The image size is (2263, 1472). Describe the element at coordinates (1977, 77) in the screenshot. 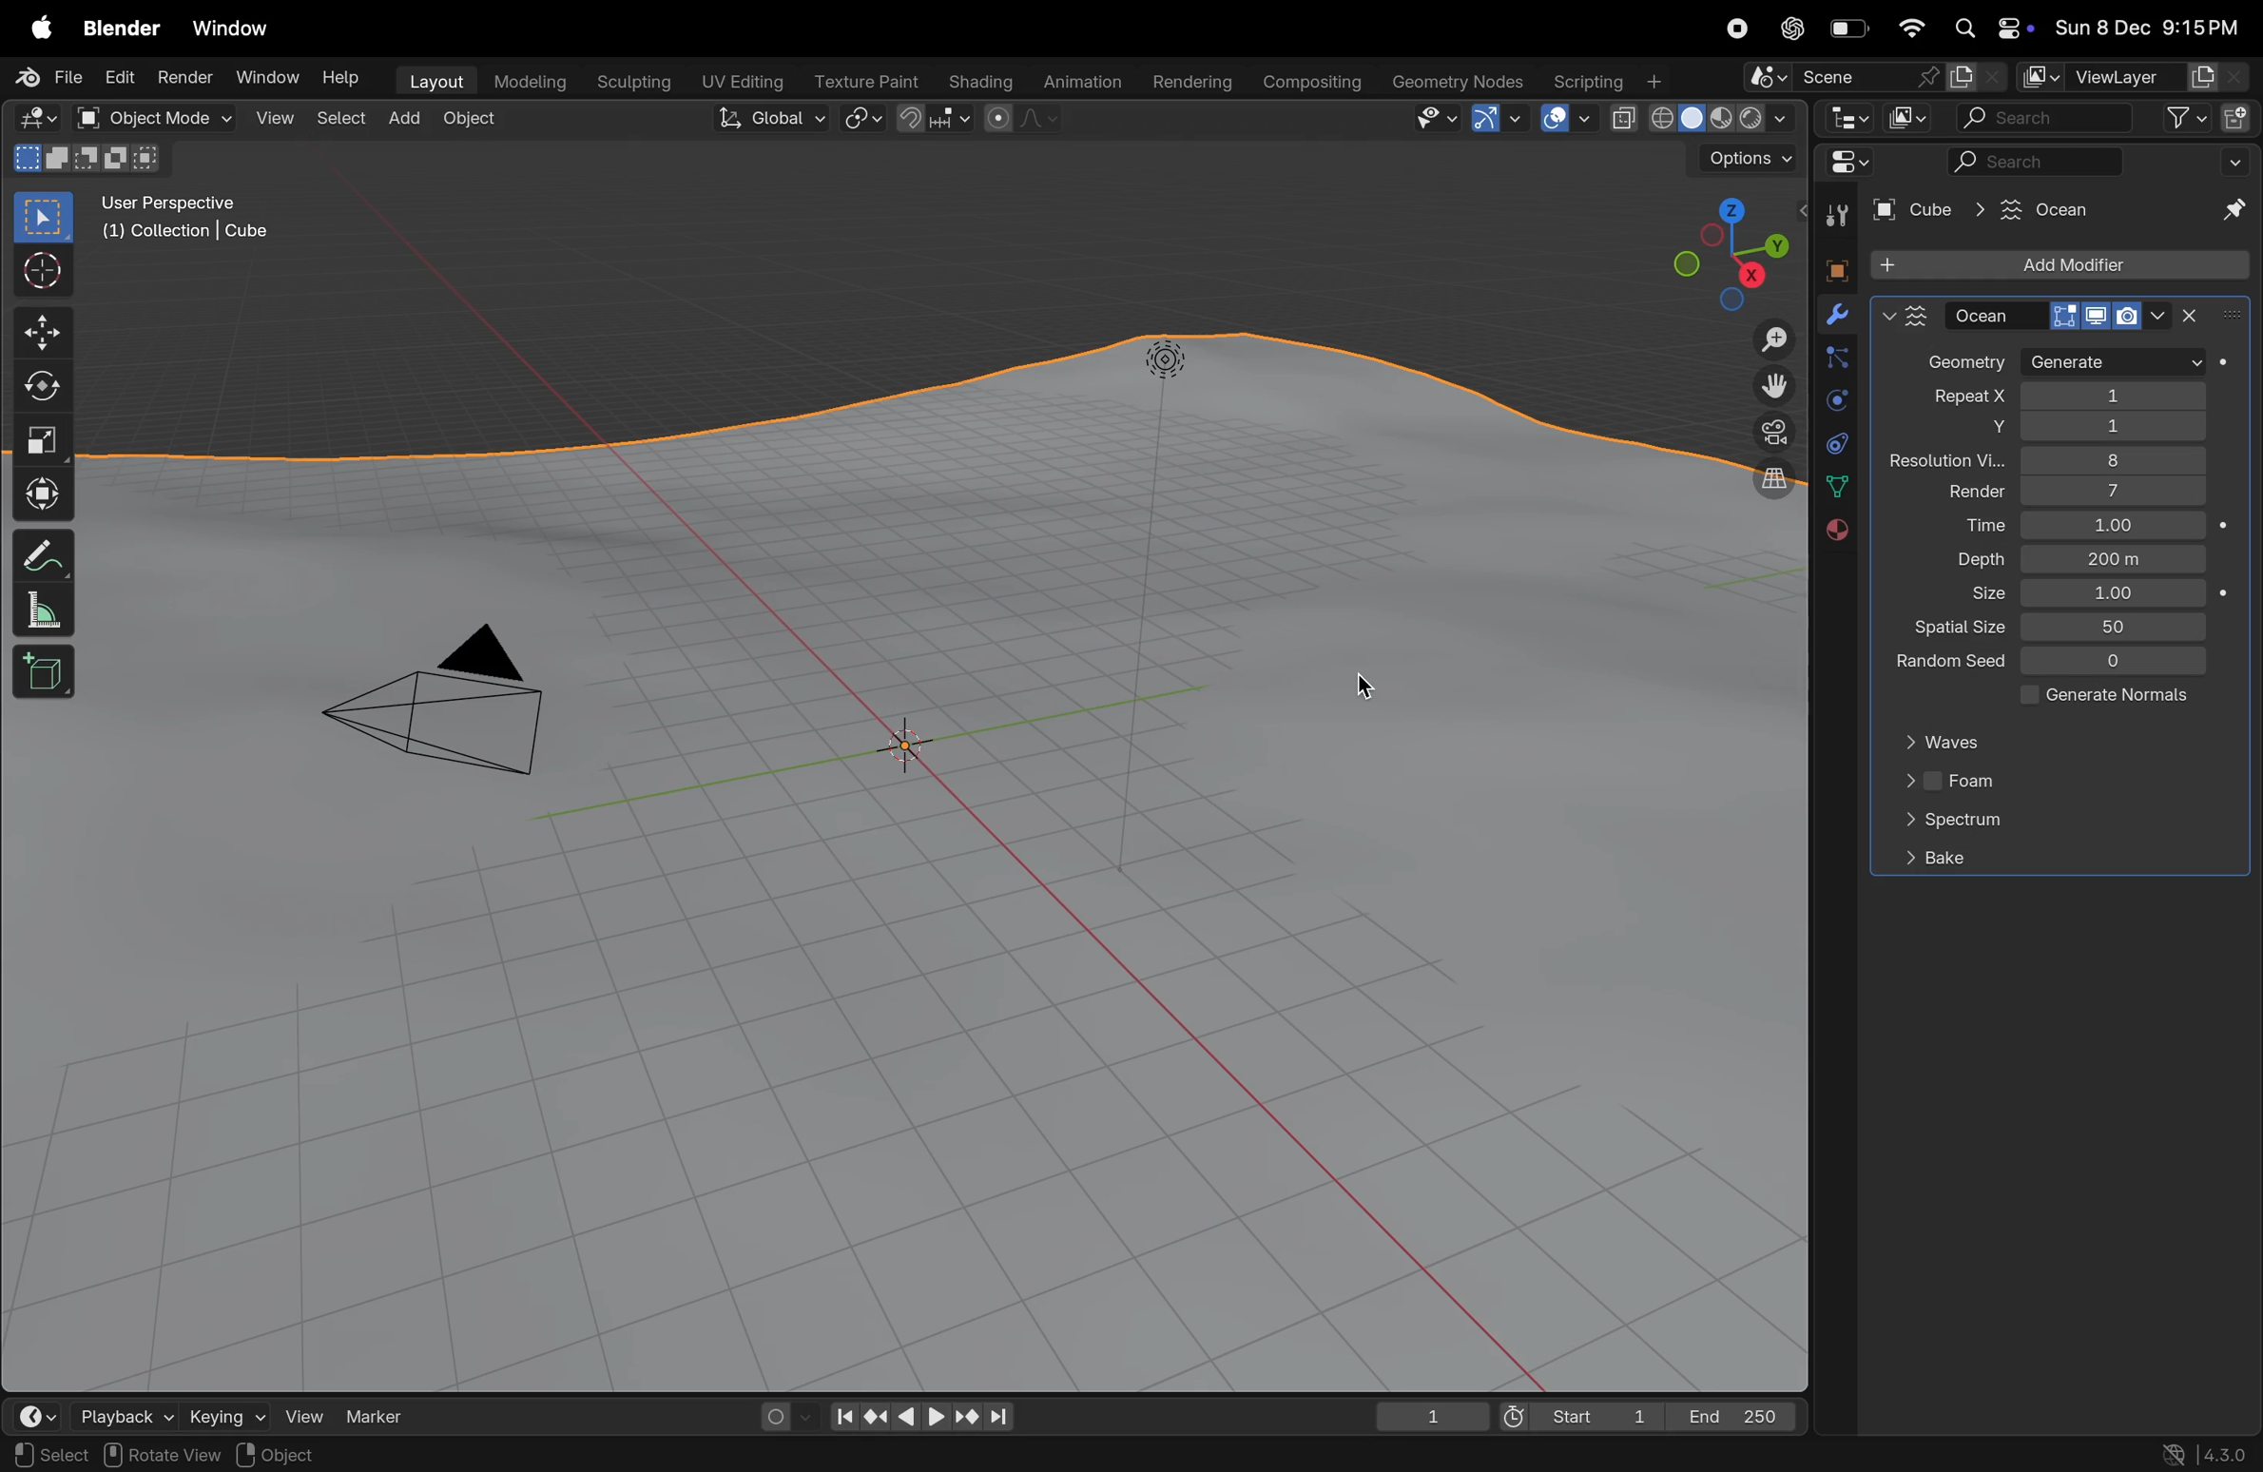

I see `copy` at that location.